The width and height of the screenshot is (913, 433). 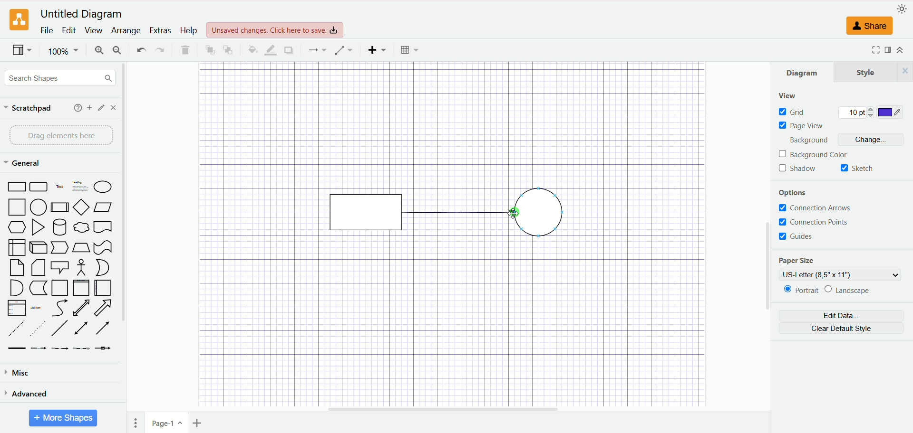 What do you see at coordinates (82, 15) in the screenshot?
I see `Untitled Diagram` at bounding box center [82, 15].